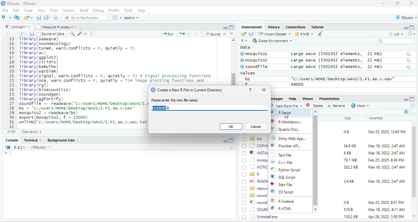 The width and height of the screenshot is (418, 222). What do you see at coordinates (175, 100) in the screenshot?
I see `Please enter the new file name:` at bounding box center [175, 100].